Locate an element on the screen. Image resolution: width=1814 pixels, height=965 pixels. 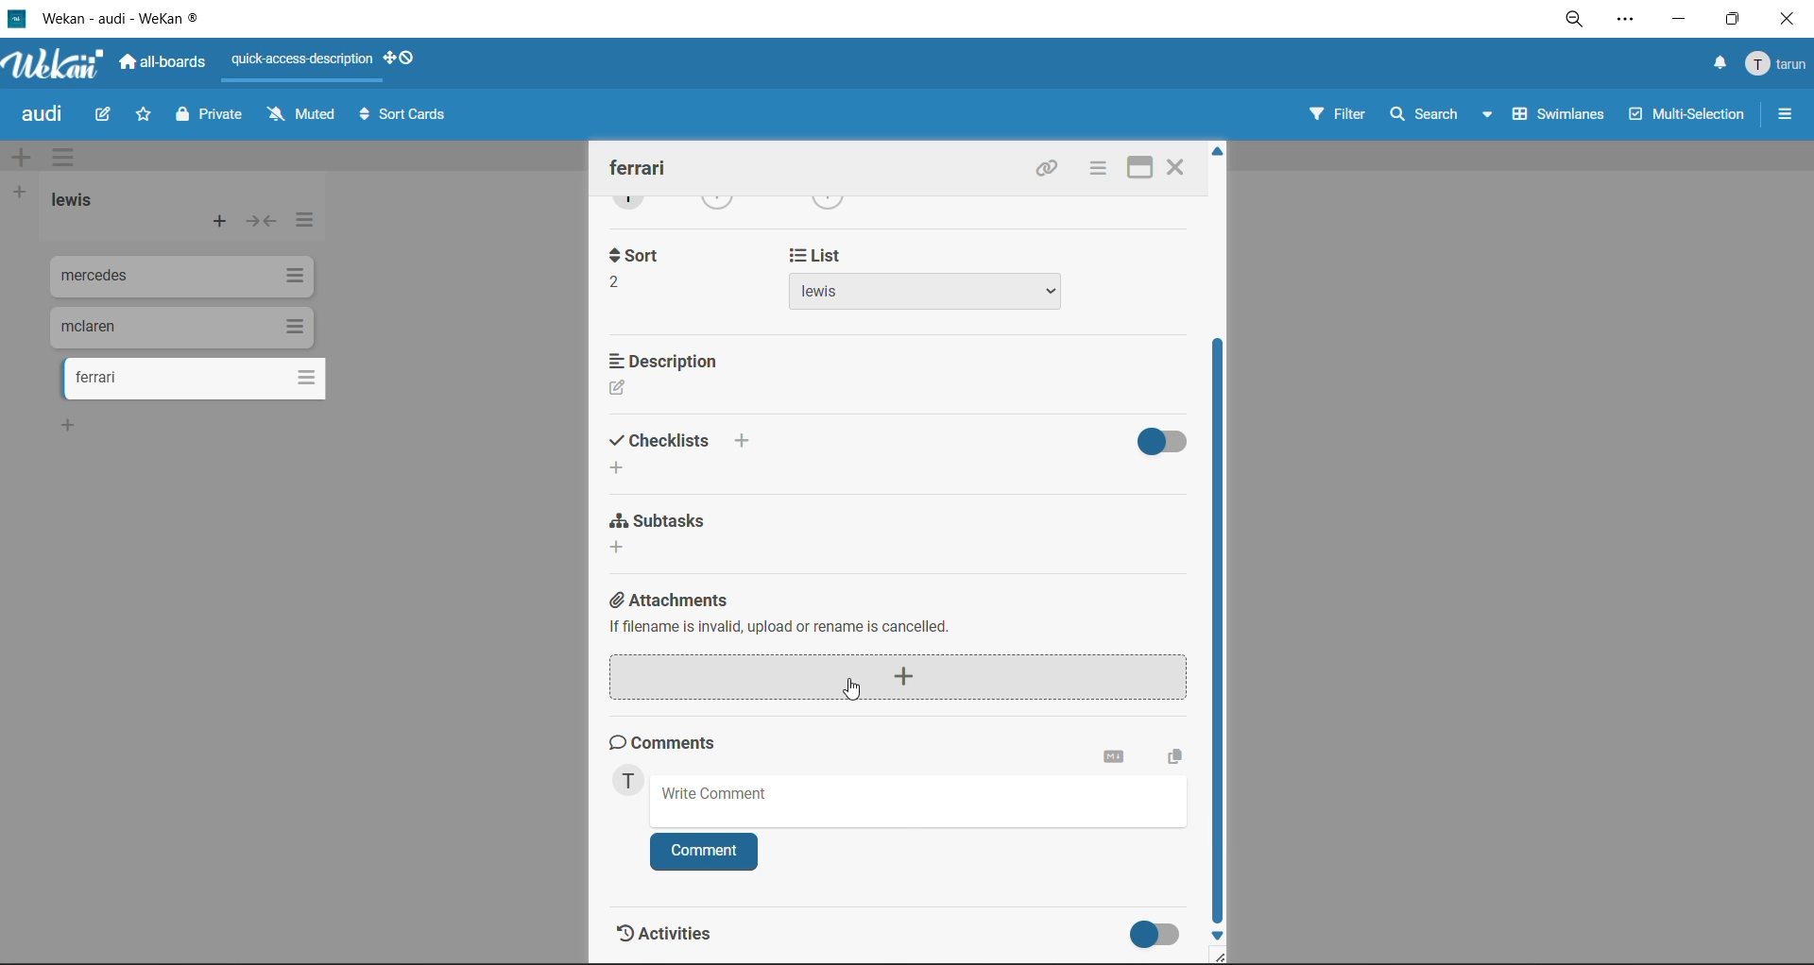
zoom is located at coordinates (1577, 19).